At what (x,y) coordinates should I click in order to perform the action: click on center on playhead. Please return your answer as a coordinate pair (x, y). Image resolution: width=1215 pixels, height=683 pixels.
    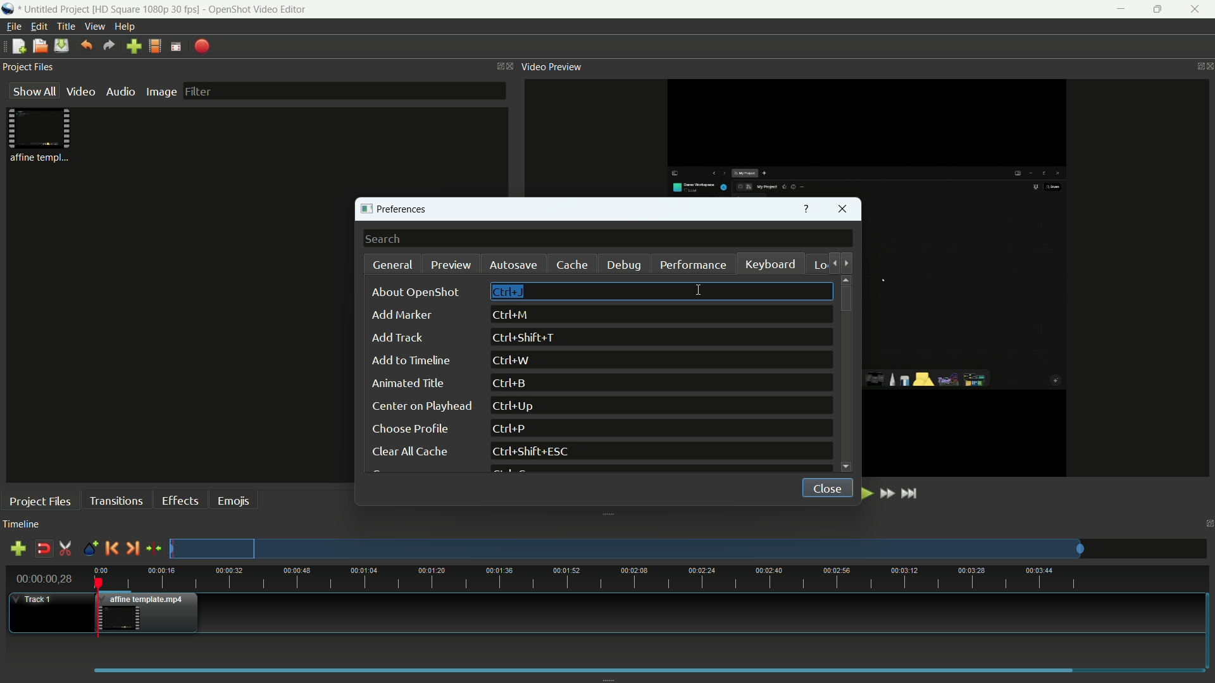
    Looking at the image, I should click on (420, 406).